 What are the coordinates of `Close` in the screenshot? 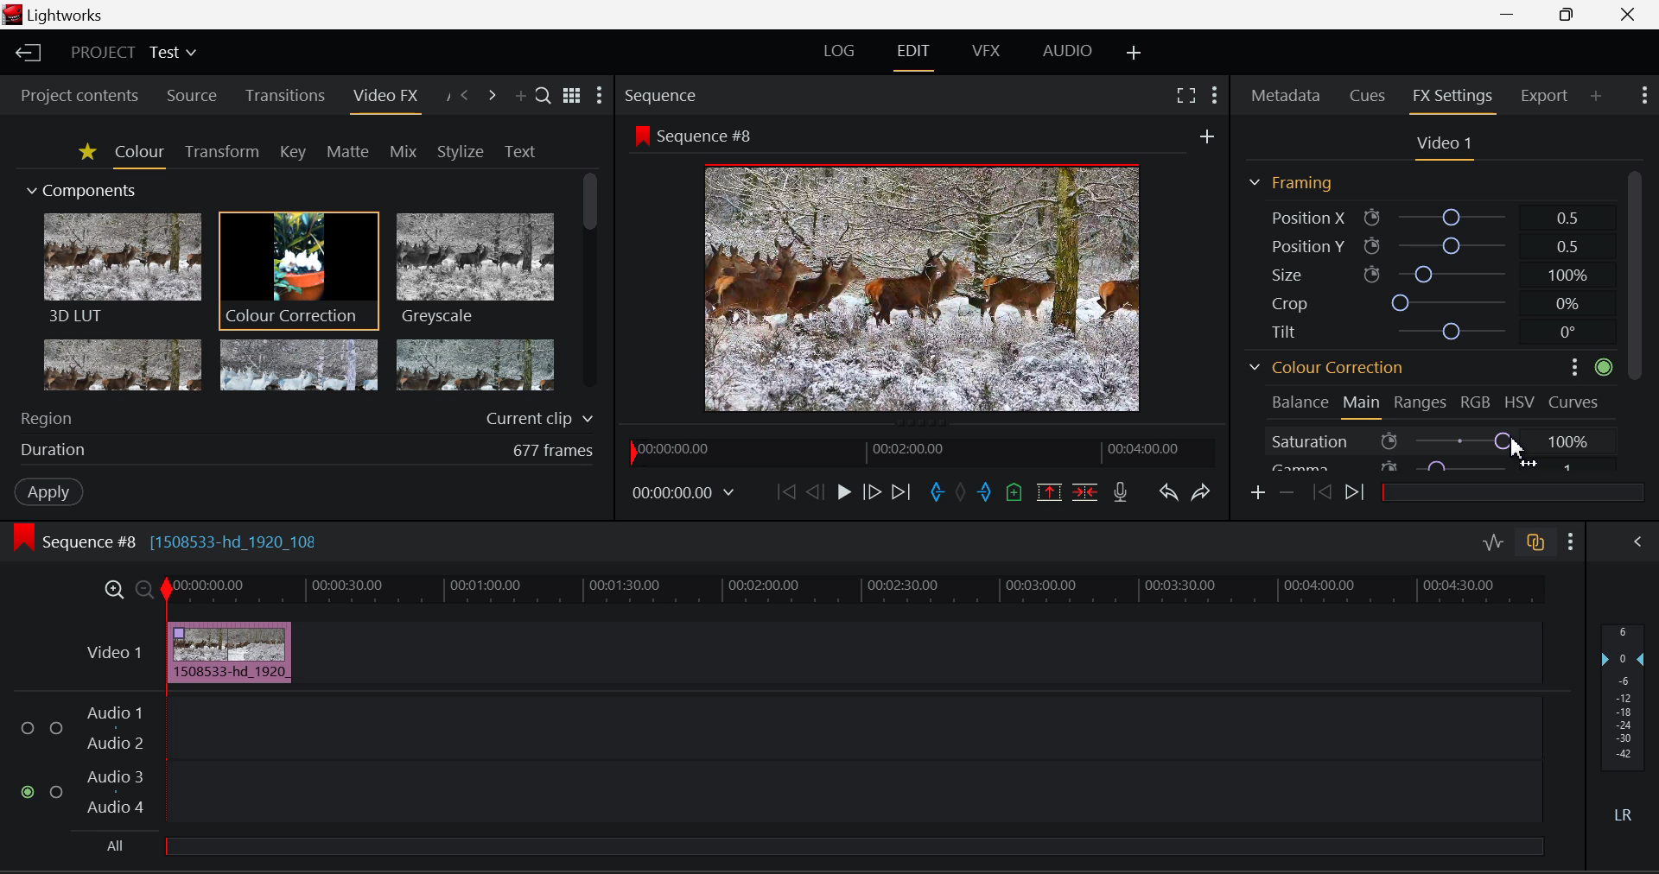 It's located at (1627, 16).